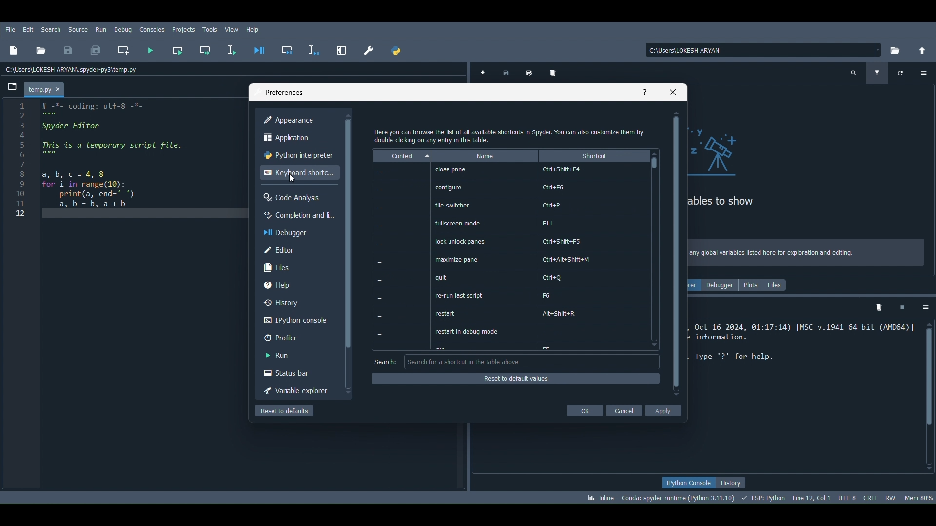 Image resolution: width=936 pixels, height=526 pixels. I want to click on Run selection or current line (F9), so click(230, 47).